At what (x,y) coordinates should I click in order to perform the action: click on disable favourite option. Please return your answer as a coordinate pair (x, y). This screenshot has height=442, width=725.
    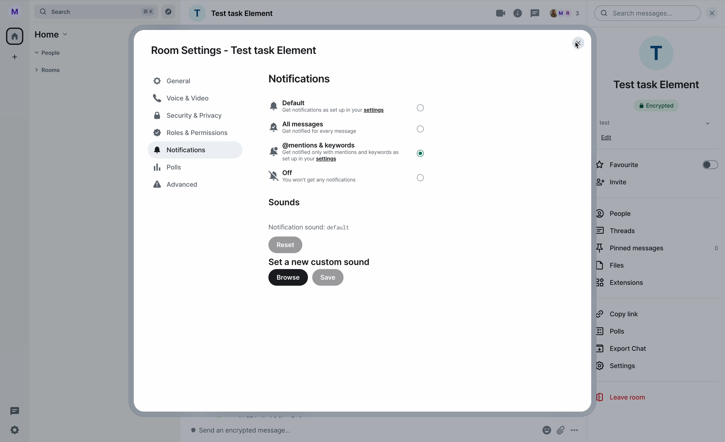
    Looking at the image, I should click on (656, 164).